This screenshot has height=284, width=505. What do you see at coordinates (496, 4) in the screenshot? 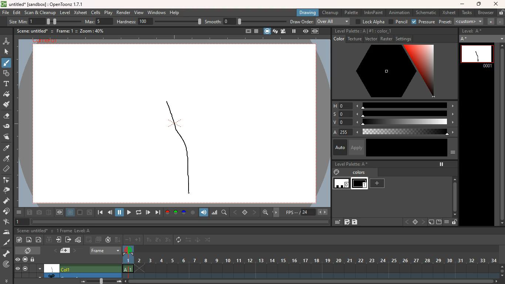
I see `close` at bounding box center [496, 4].